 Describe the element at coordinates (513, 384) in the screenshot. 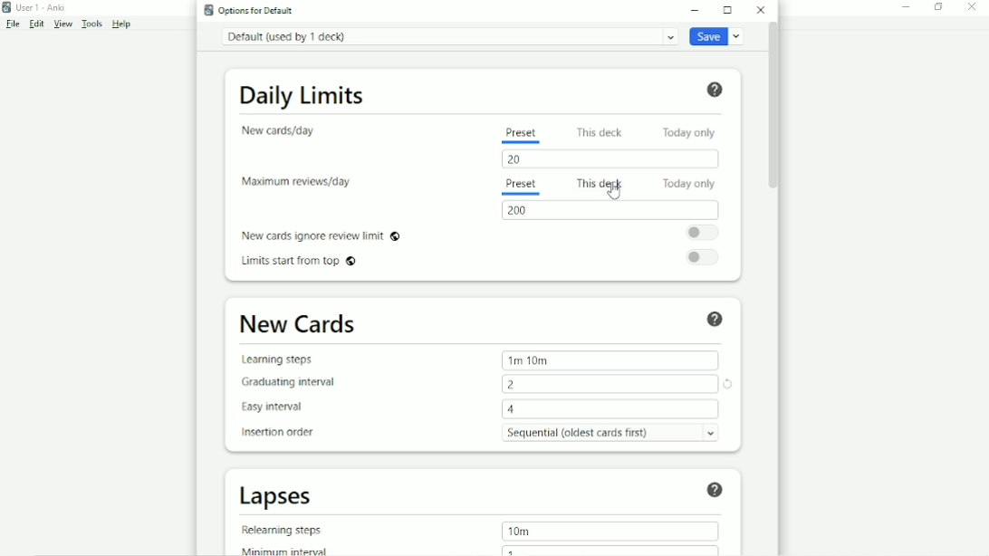

I see `2` at that location.